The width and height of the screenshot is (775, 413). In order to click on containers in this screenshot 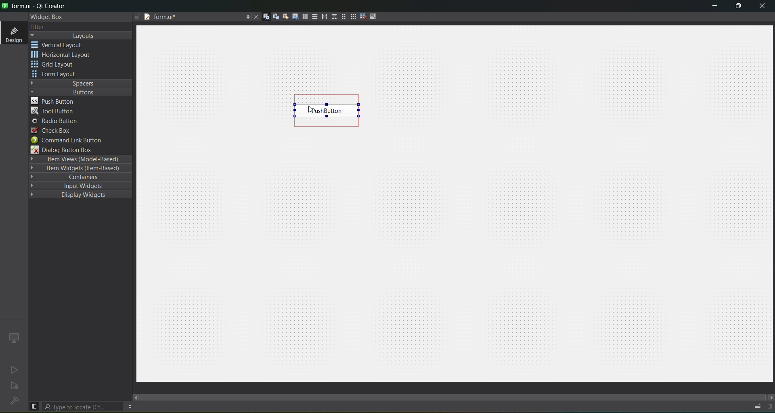, I will do `click(82, 178)`.